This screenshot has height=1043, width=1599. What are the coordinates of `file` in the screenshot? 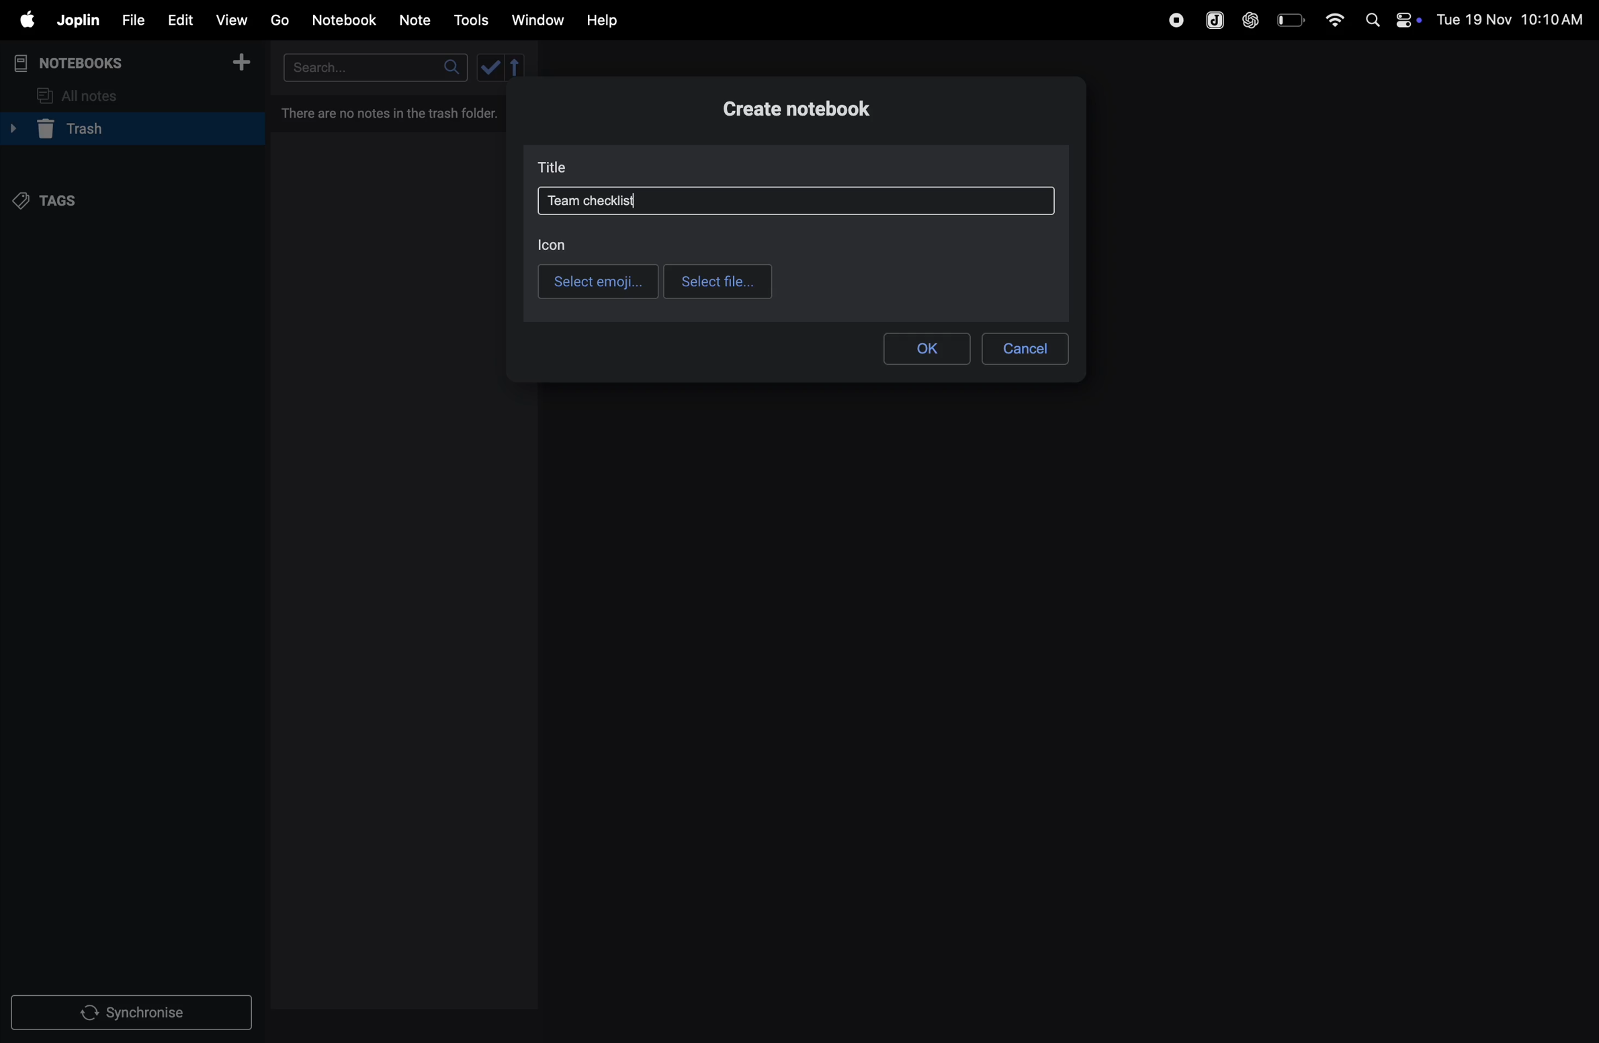 It's located at (132, 18).